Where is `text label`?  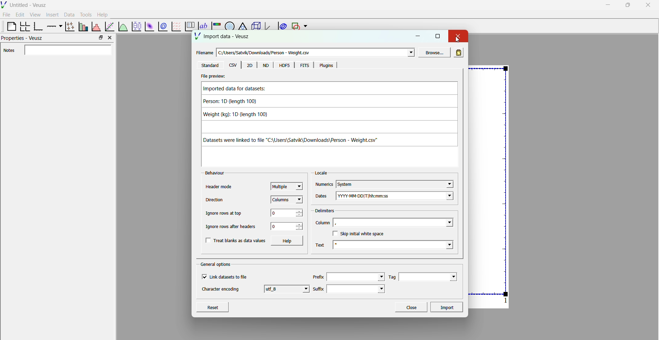
text label is located at coordinates (202, 22).